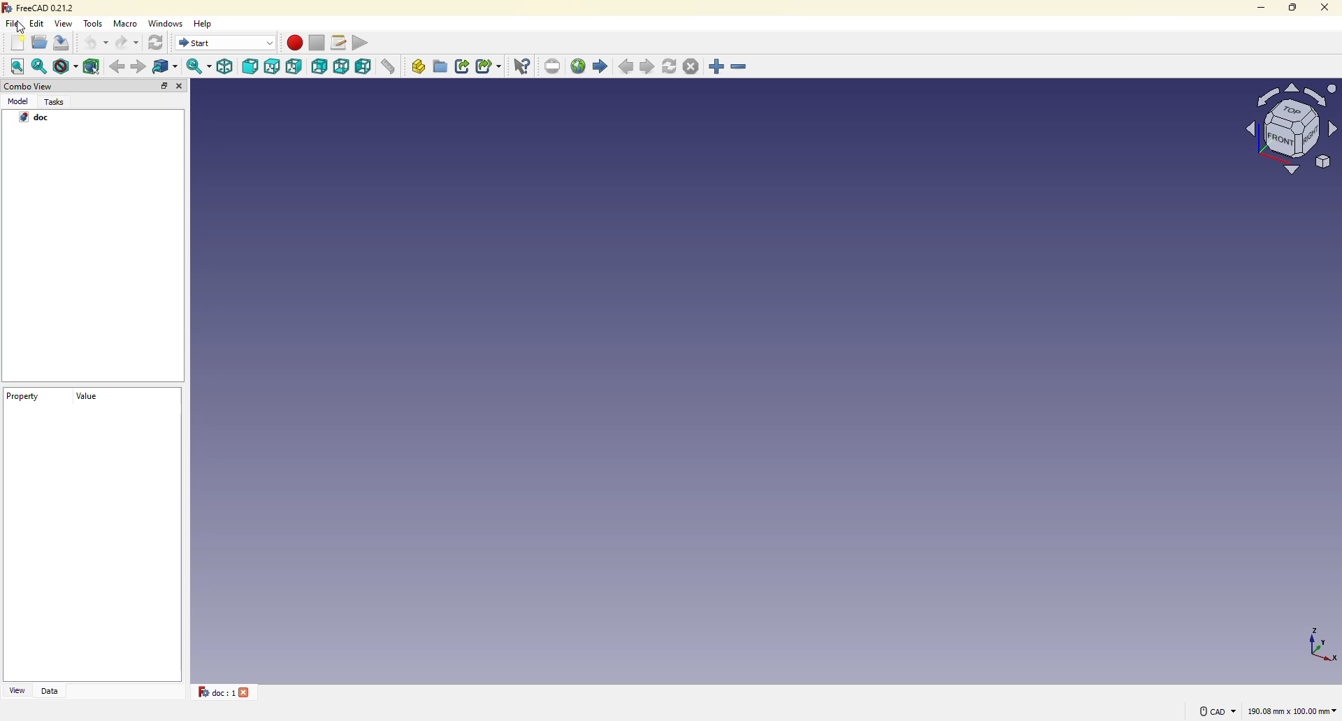 This screenshot has width=1342, height=721. I want to click on draw style, so click(66, 68).